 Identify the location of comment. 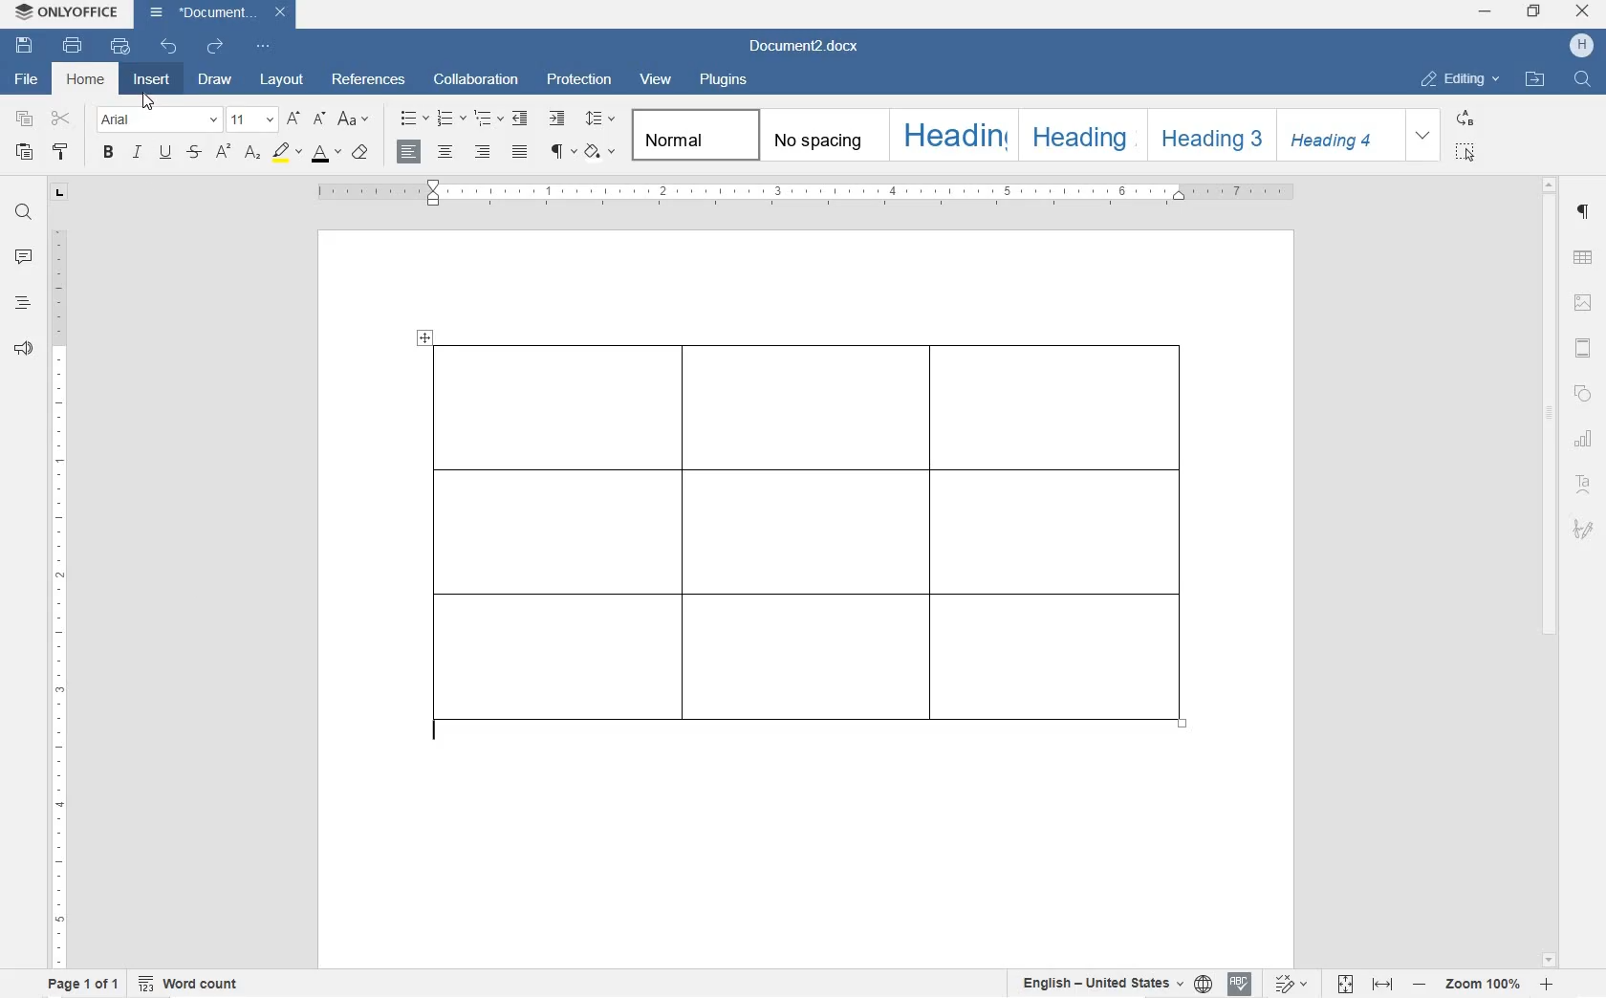
(24, 258).